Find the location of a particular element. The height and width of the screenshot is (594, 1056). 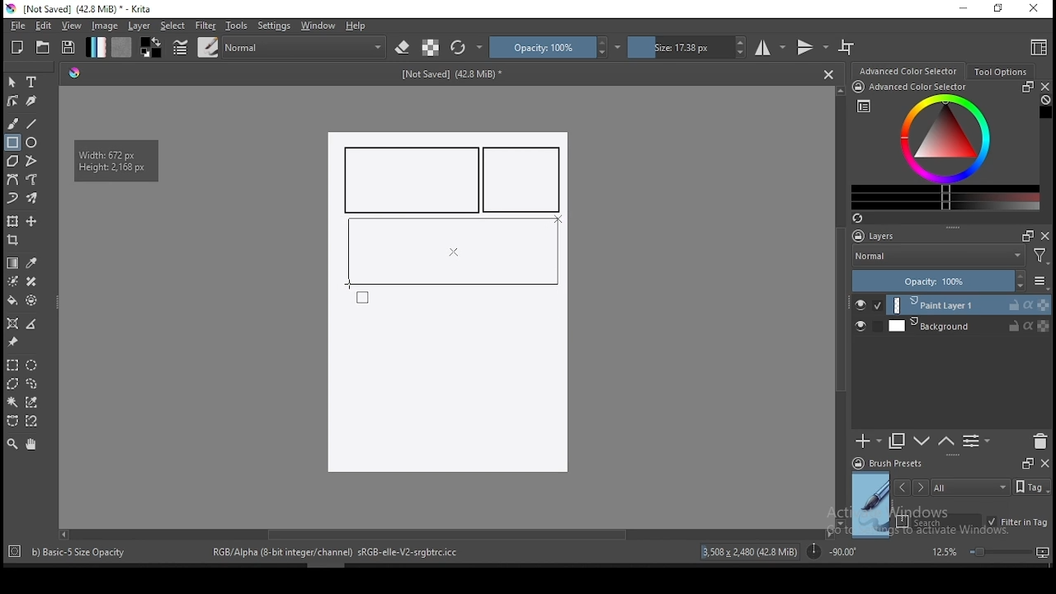

tags is located at coordinates (970, 487).